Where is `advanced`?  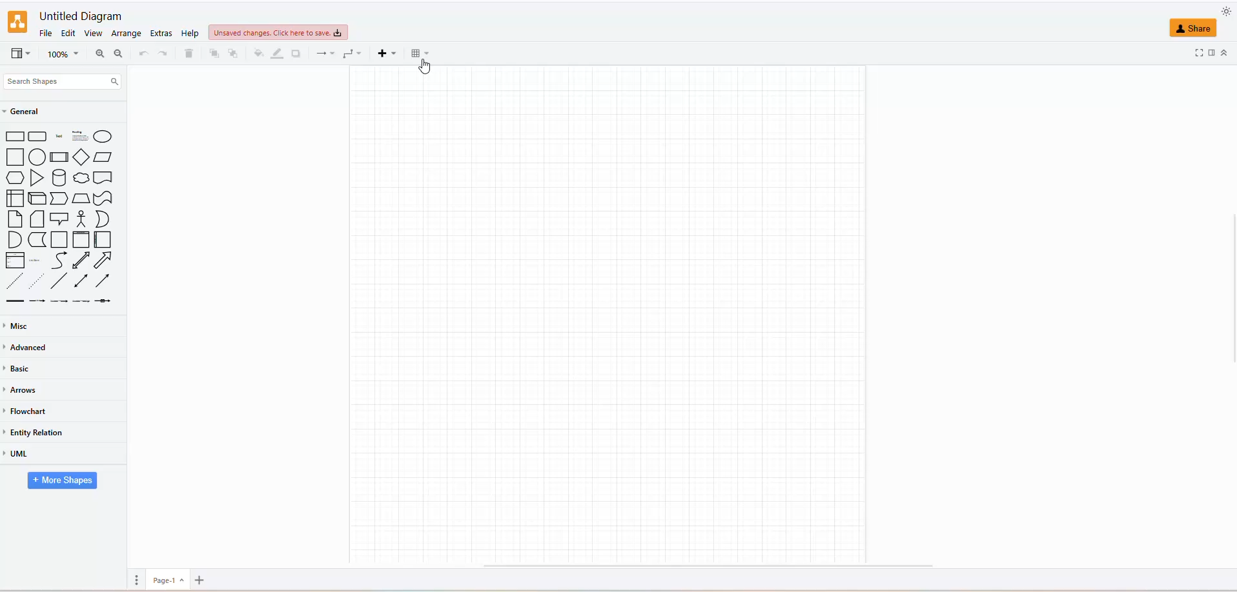 advanced is located at coordinates (28, 348).